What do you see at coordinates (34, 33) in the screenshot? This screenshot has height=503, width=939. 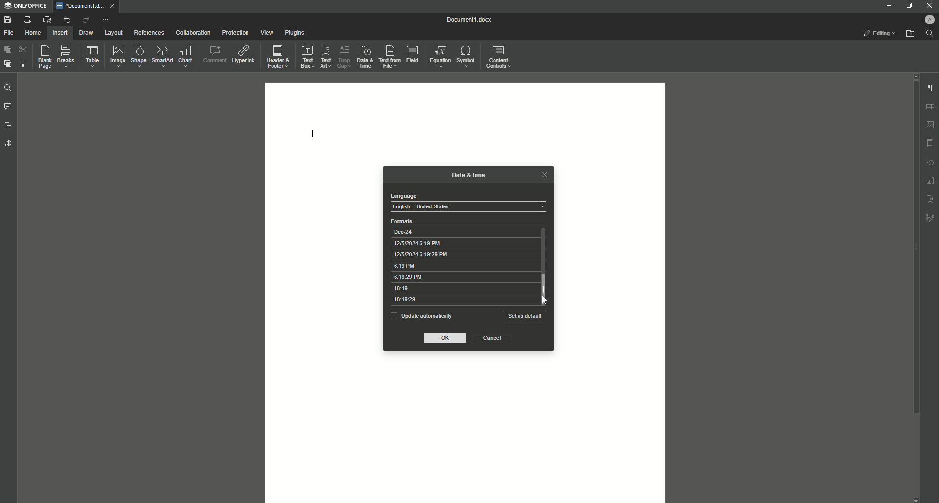 I see `Home` at bounding box center [34, 33].